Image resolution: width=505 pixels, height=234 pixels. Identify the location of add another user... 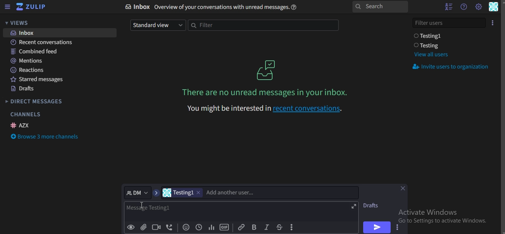
(231, 193).